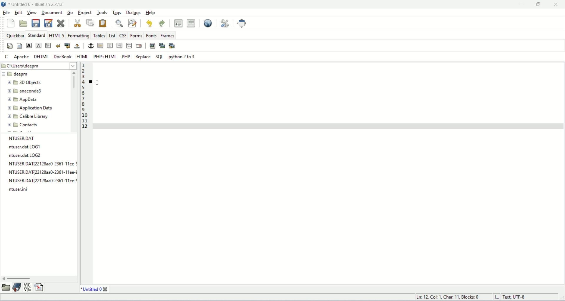 This screenshot has height=301, width=565. Describe the element at coordinates (28, 116) in the screenshot. I see `calibre library` at that location.